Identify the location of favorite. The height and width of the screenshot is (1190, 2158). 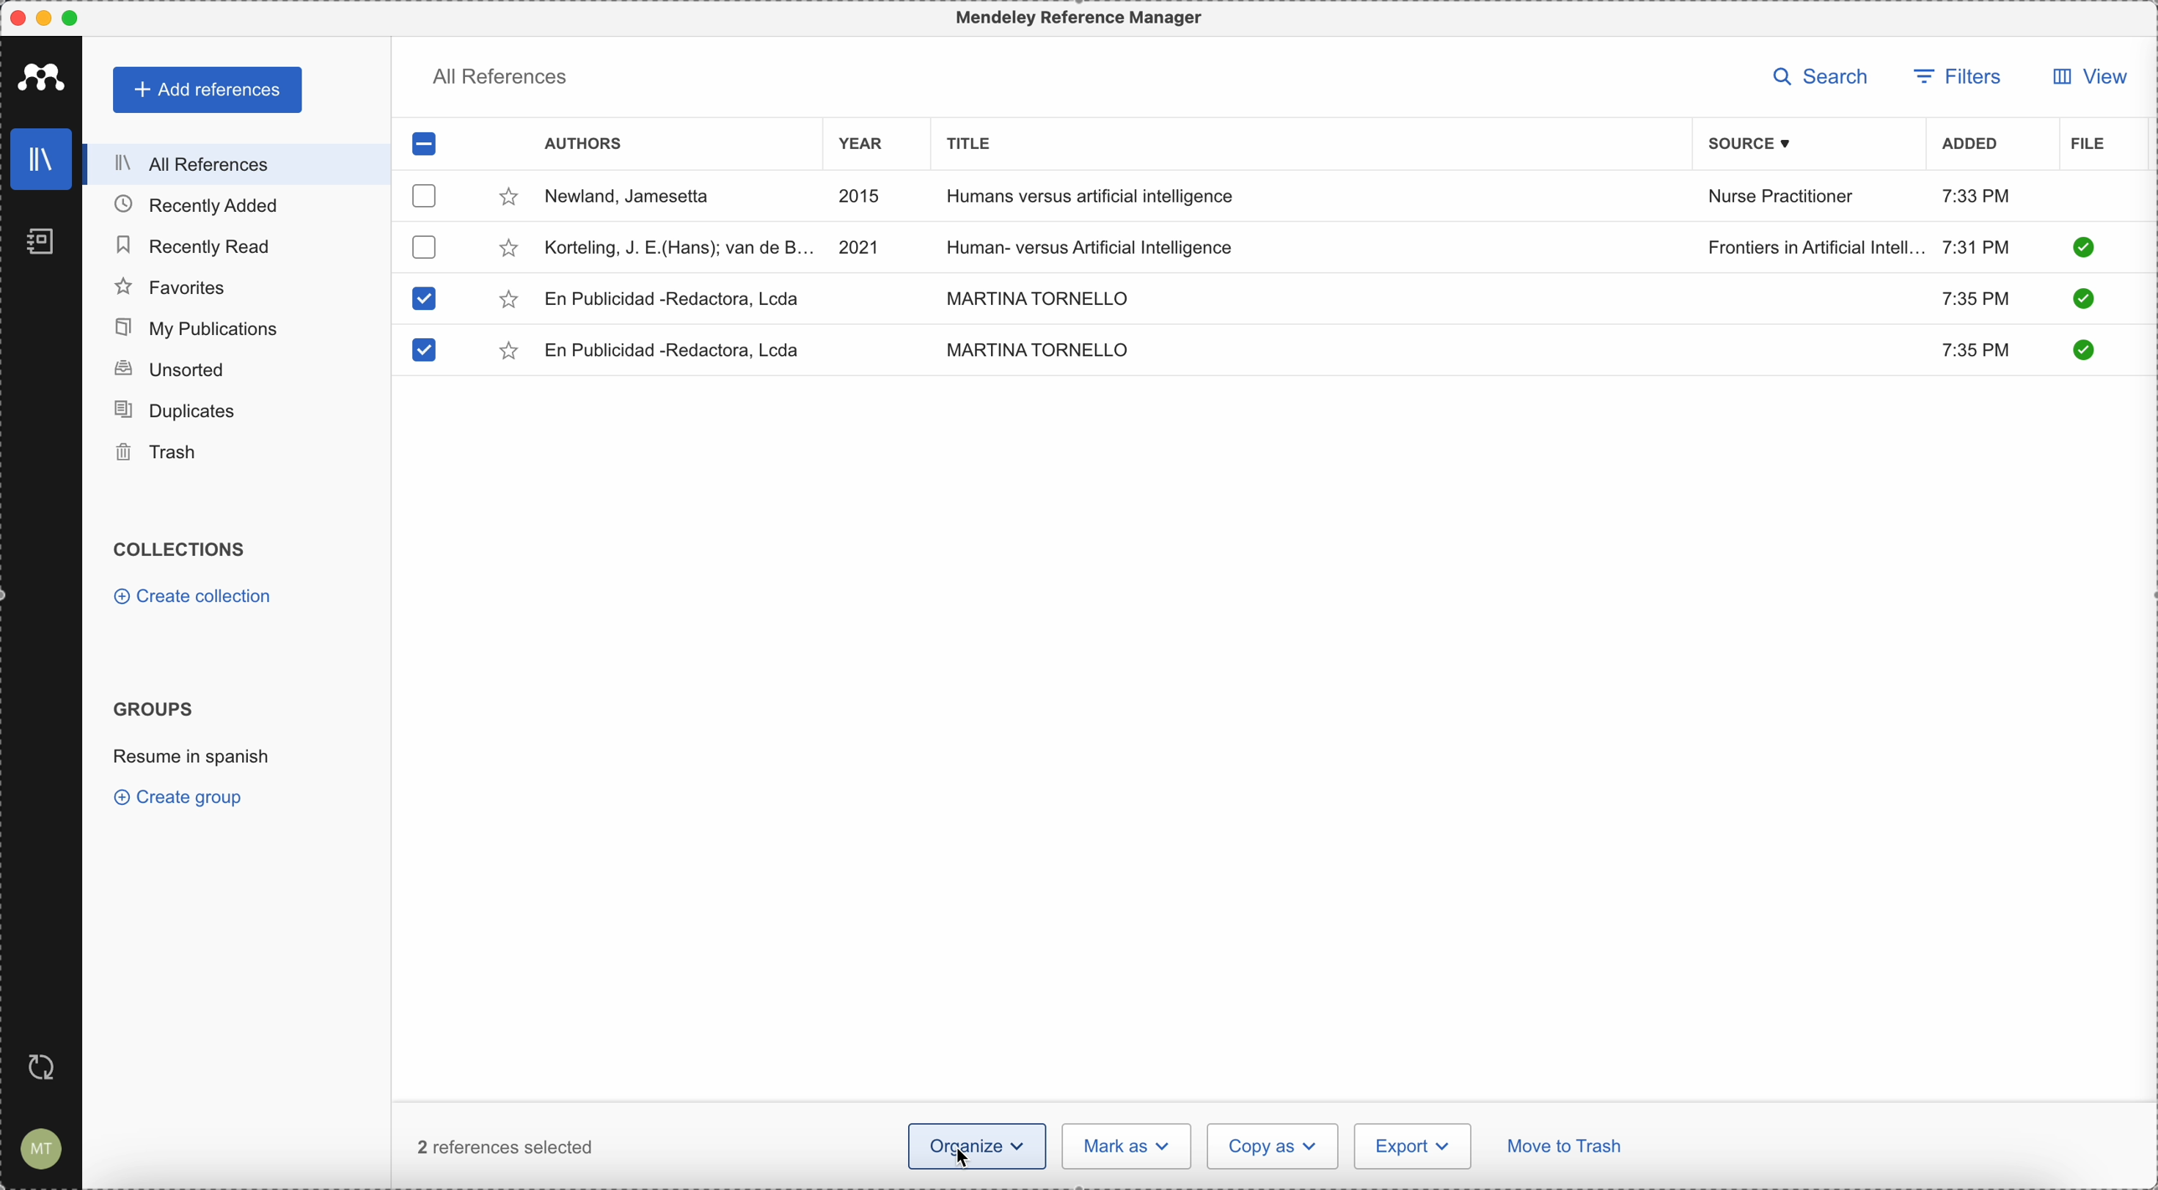
(509, 200).